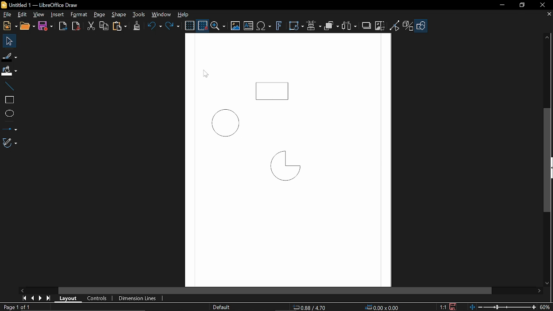 This screenshot has height=311, width=553. What do you see at coordinates (63, 25) in the screenshot?
I see `Export` at bounding box center [63, 25].